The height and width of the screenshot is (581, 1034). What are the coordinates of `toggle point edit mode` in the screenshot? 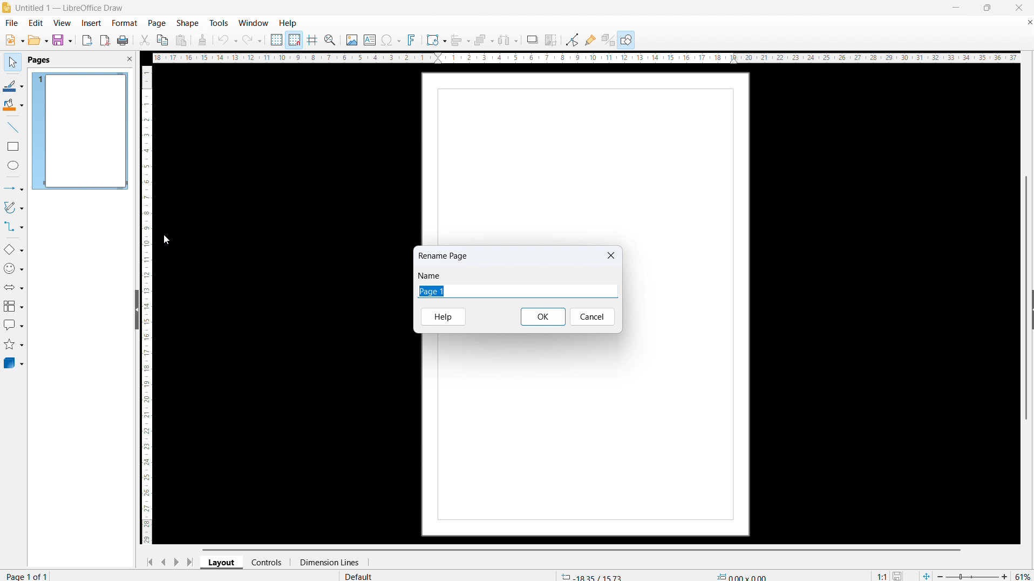 It's located at (572, 39).